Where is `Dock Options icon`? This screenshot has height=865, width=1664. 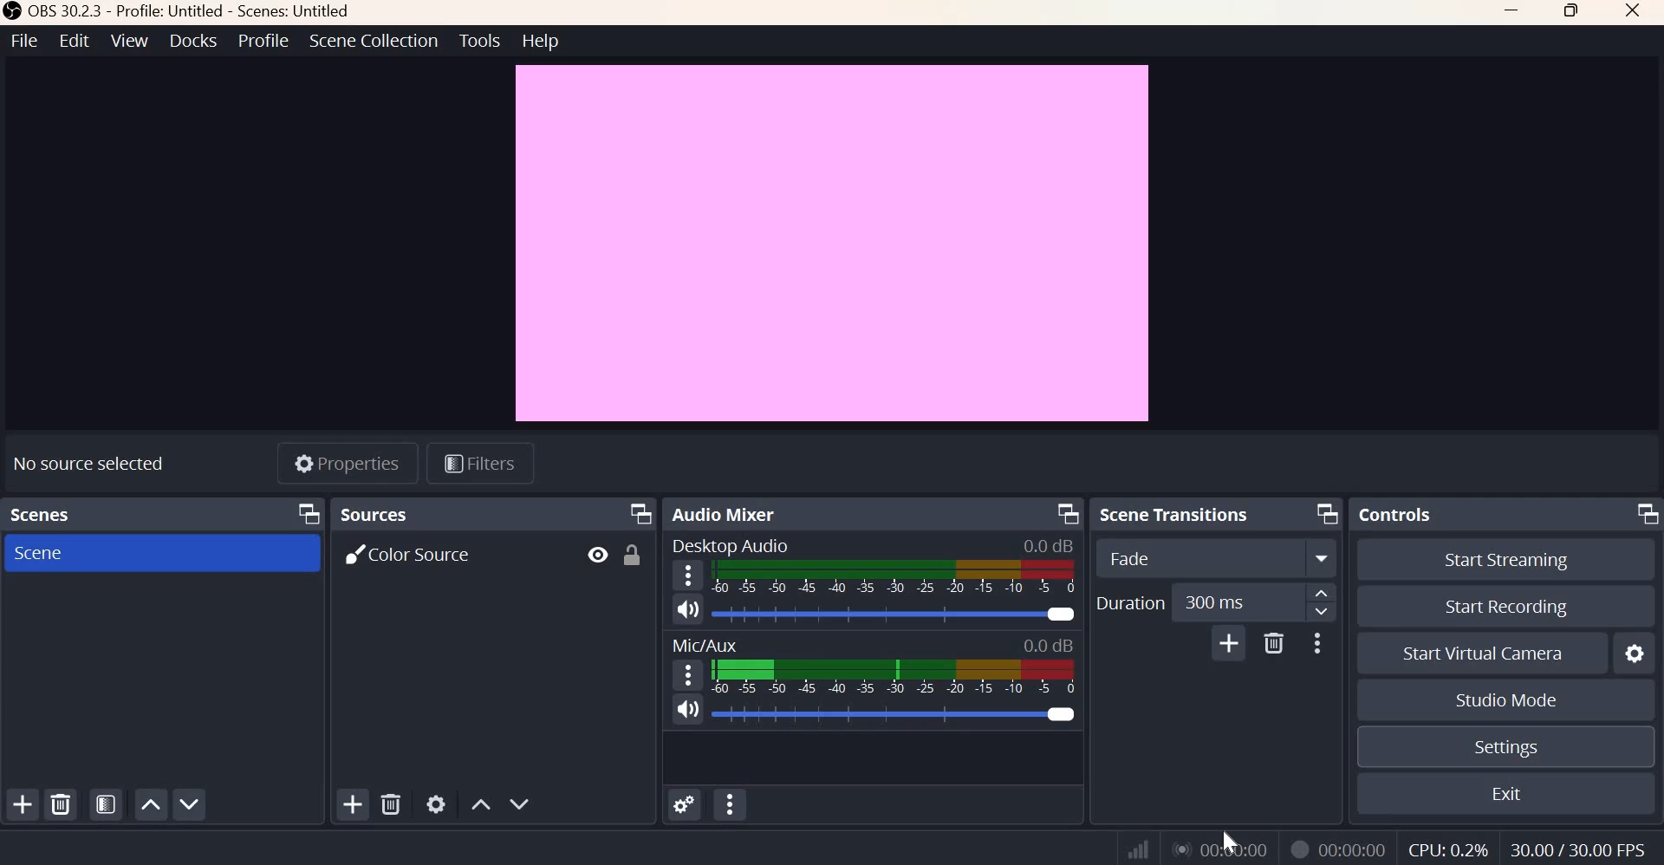
Dock Options icon is located at coordinates (1063, 514).